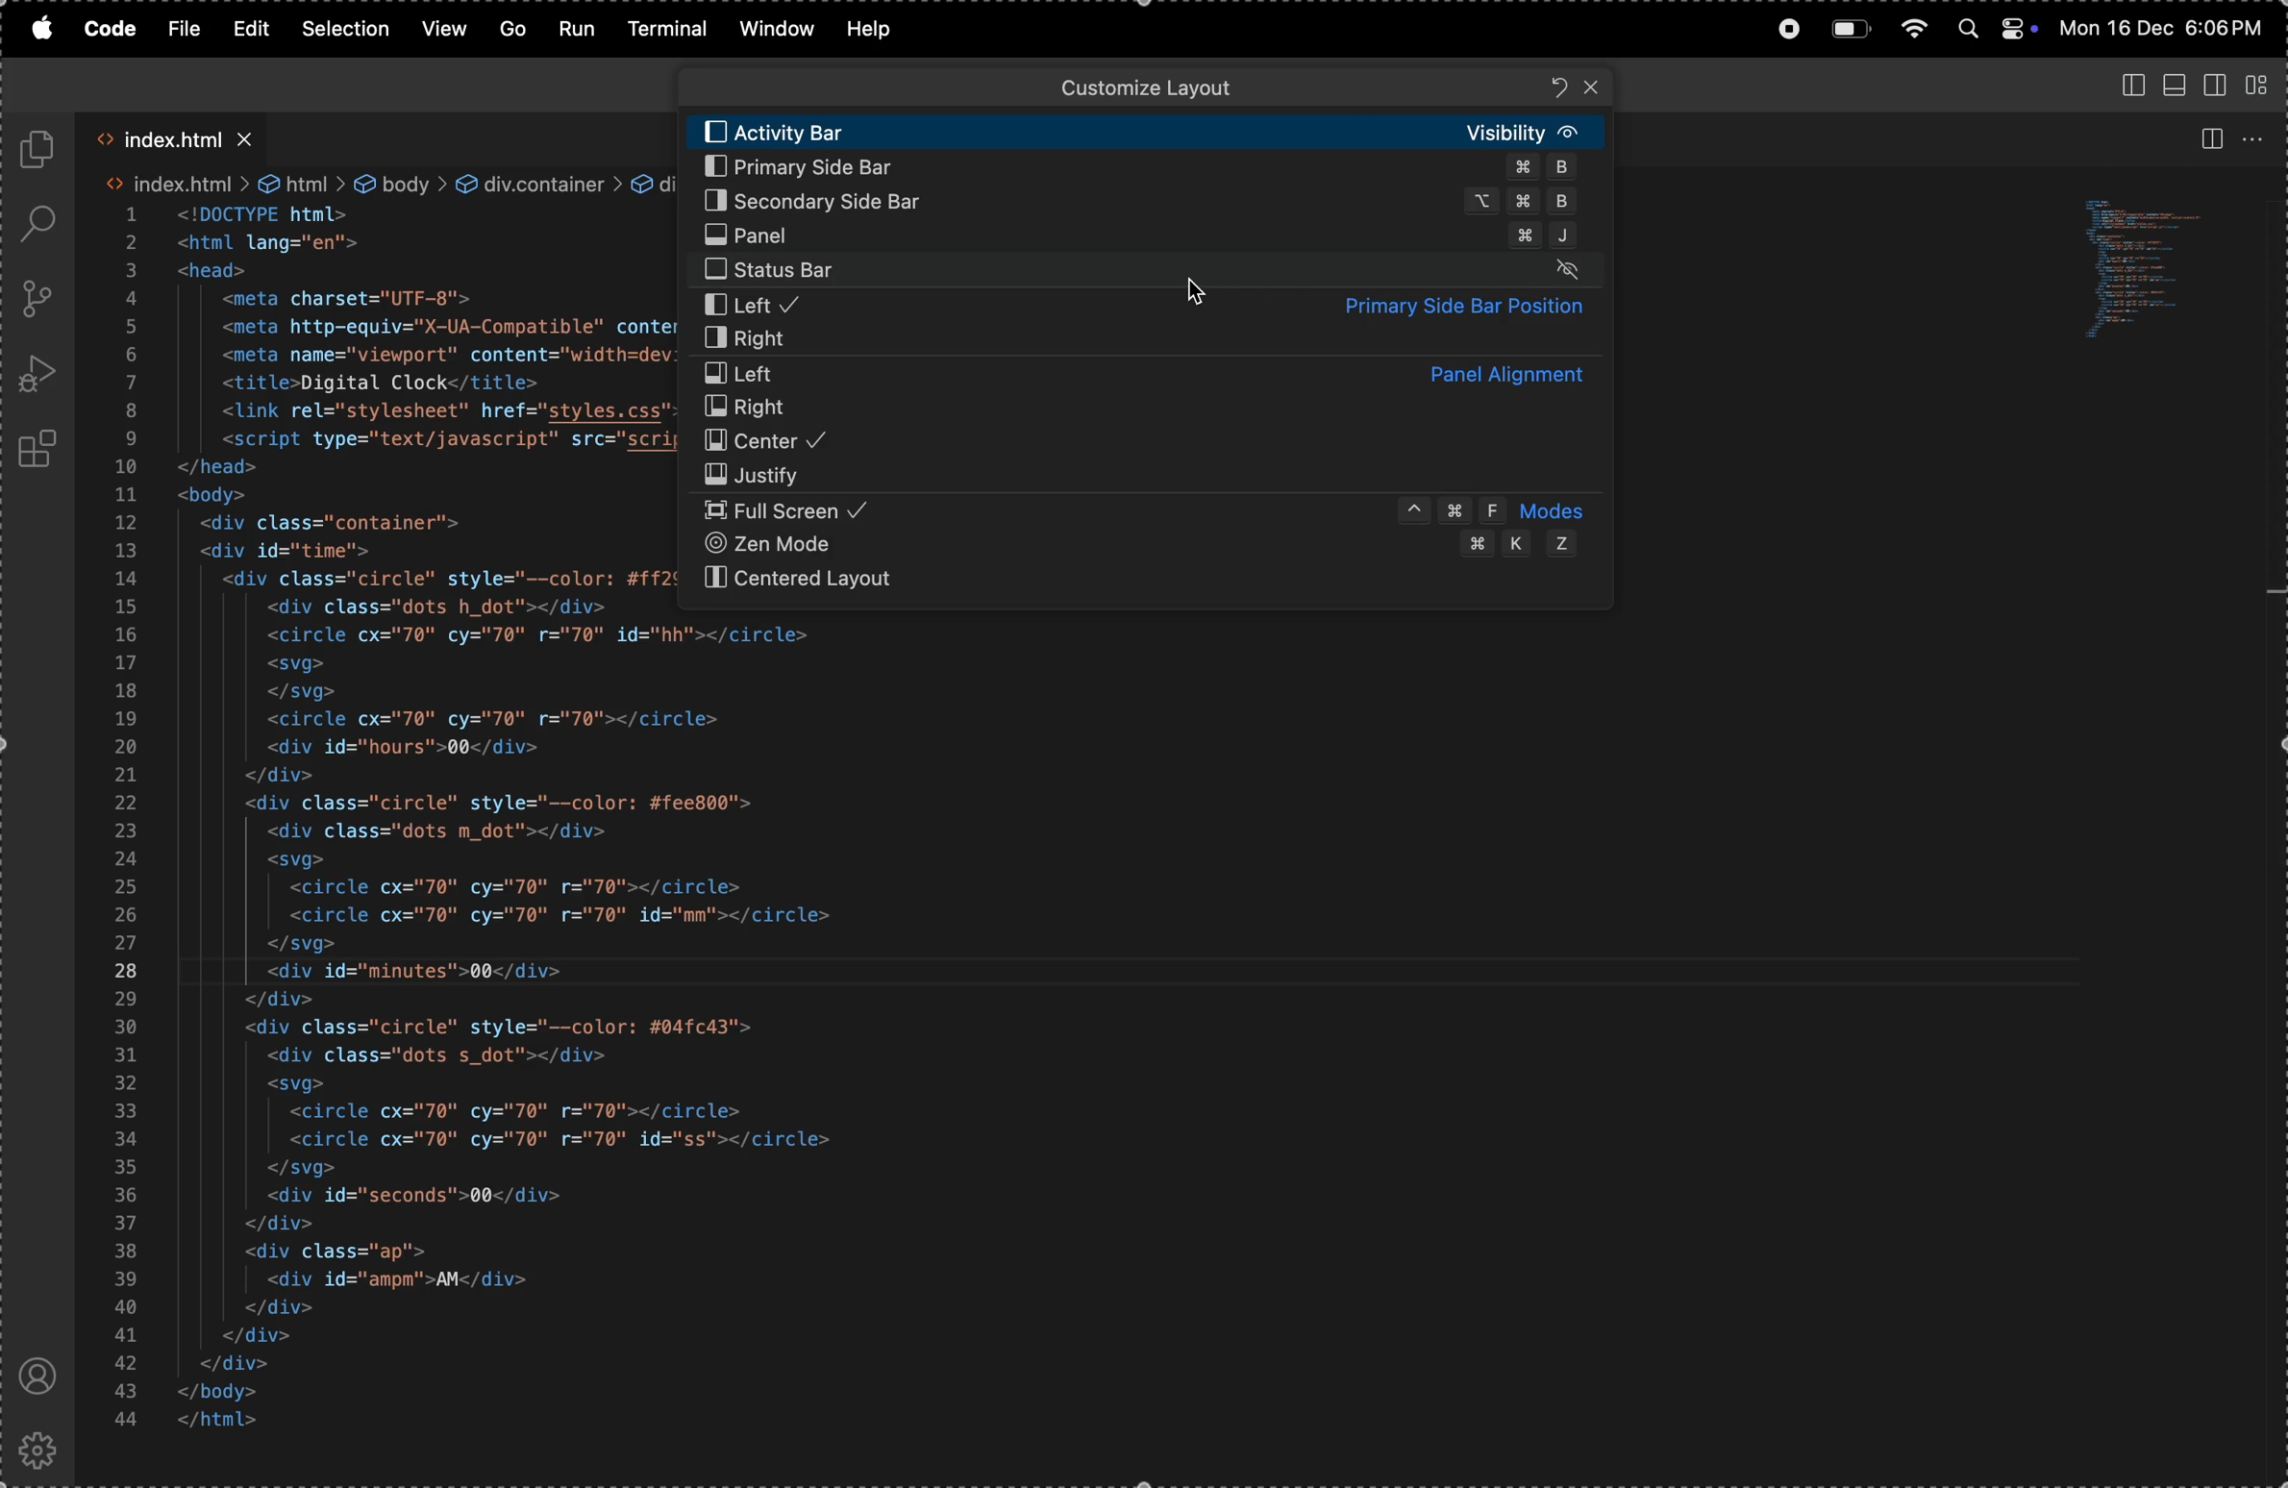 This screenshot has height=1488, width=2288. I want to click on right, so click(1153, 405).